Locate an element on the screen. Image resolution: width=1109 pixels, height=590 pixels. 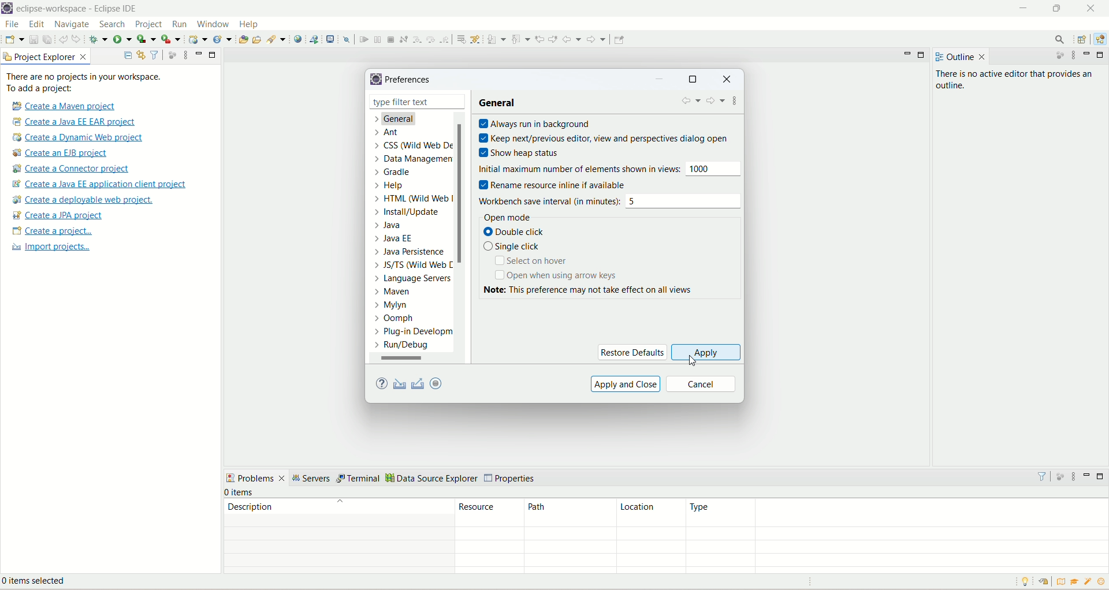
access commands and other items is located at coordinates (1059, 40).